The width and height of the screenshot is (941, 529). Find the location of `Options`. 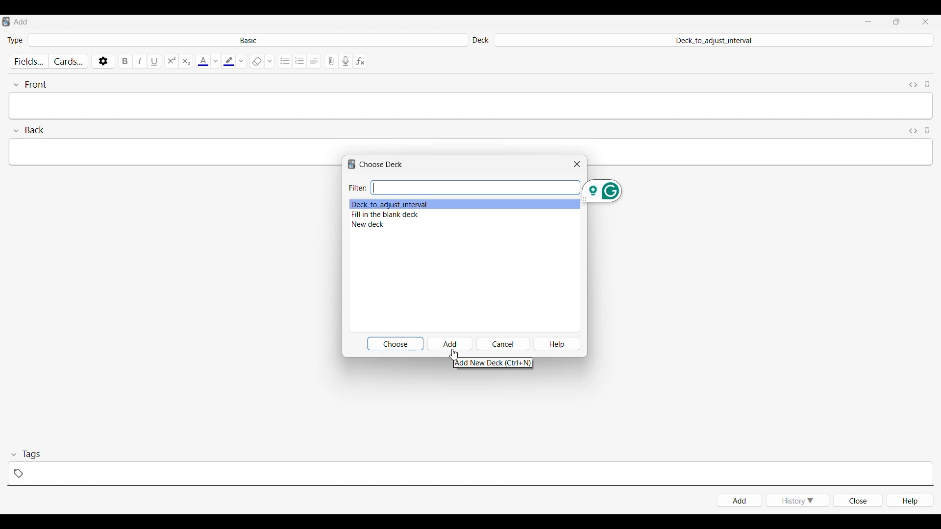

Options is located at coordinates (103, 61).